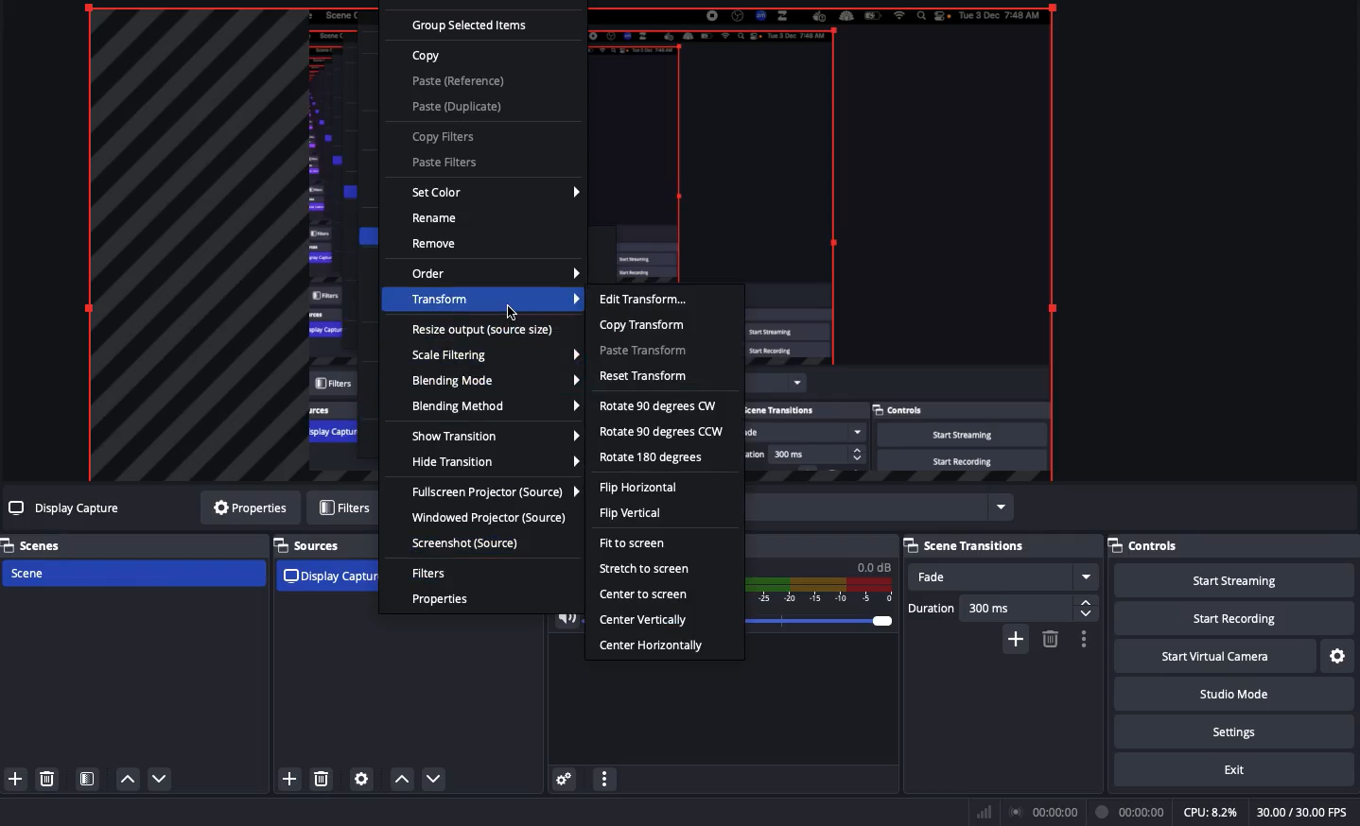 The width and height of the screenshot is (1360, 826). Describe the element at coordinates (444, 600) in the screenshot. I see `Properties` at that location.